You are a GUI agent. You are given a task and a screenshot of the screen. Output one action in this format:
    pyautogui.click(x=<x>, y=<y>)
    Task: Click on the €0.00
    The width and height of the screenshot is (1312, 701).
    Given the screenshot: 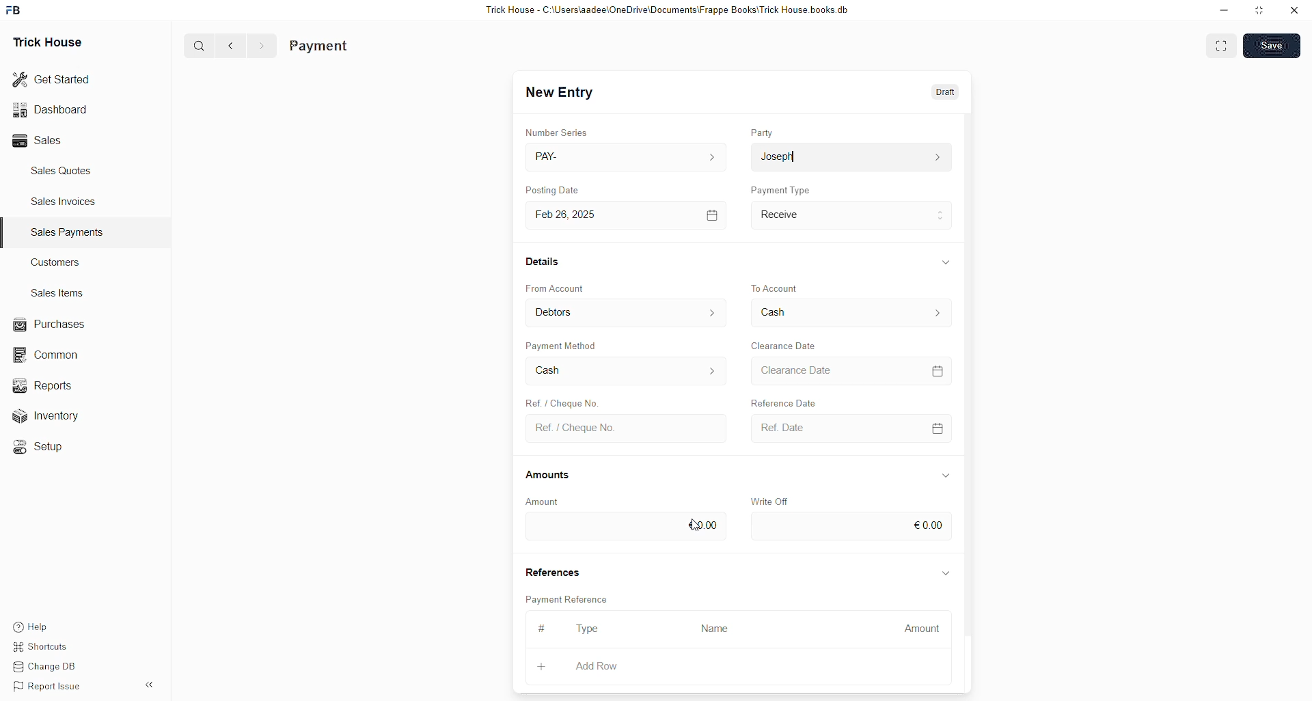 What is the action you would take?
    pyautogui.click(x=852, y=526)
    